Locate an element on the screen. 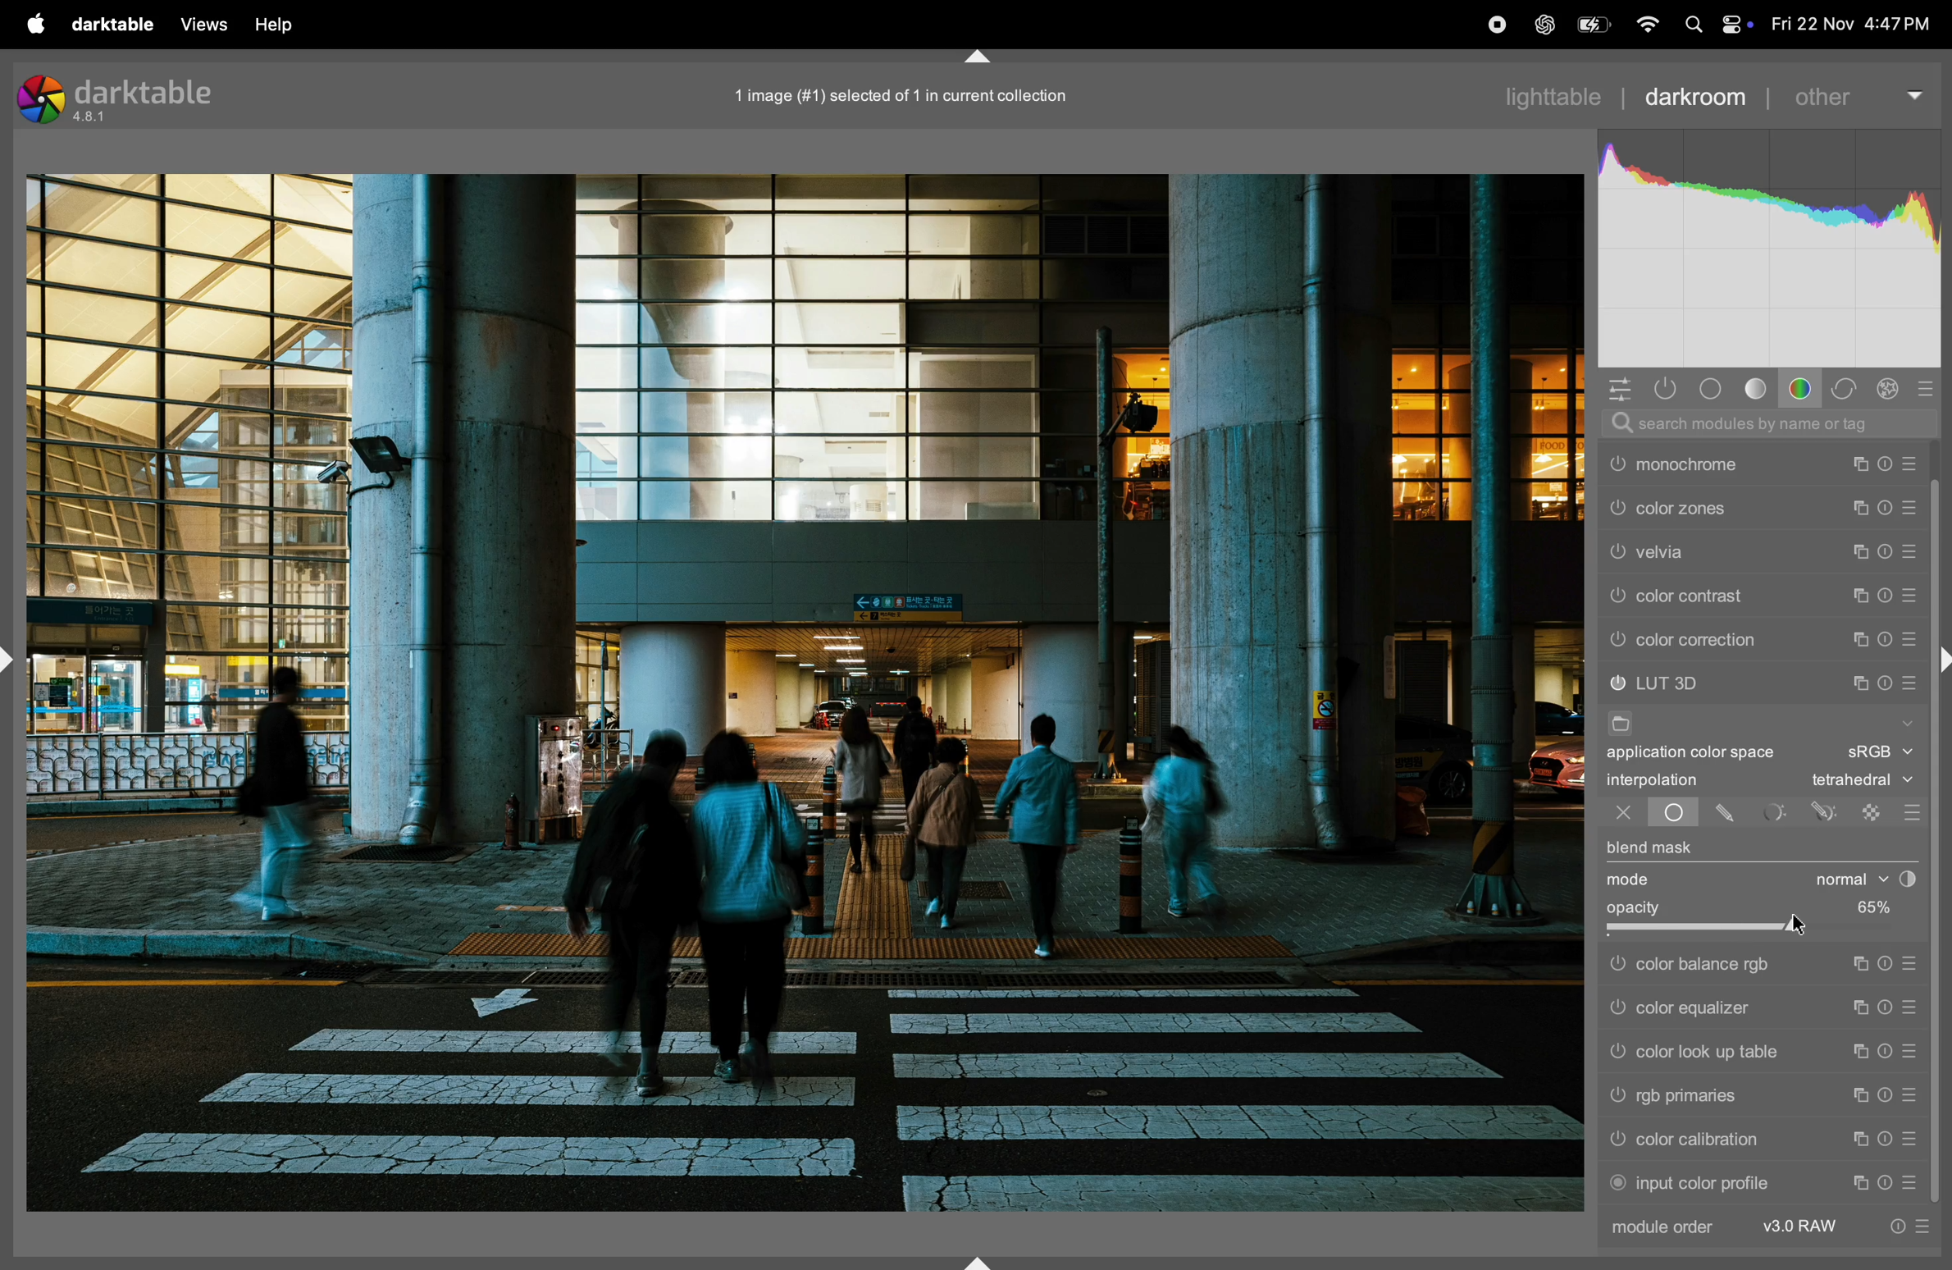 Image resolution: width=1952 pixels, height=1270 pixels. reset is located at coordinates (1885, 547).